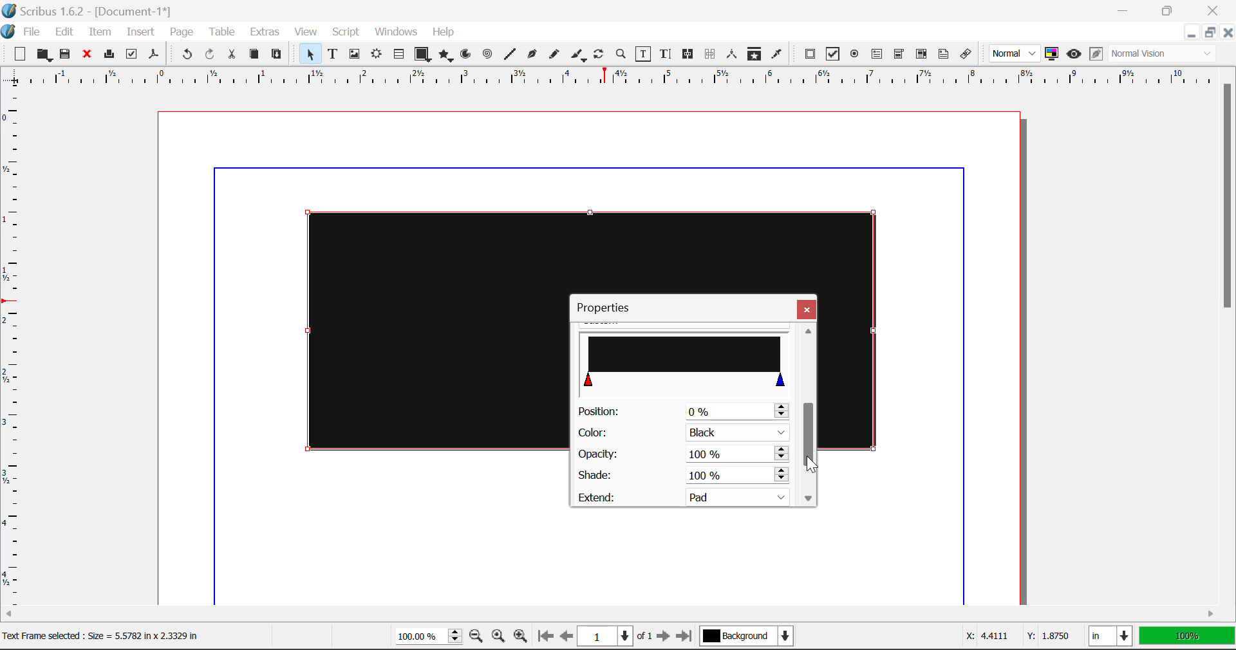  I want to click on Scroll Bar, so click(1228, 336).